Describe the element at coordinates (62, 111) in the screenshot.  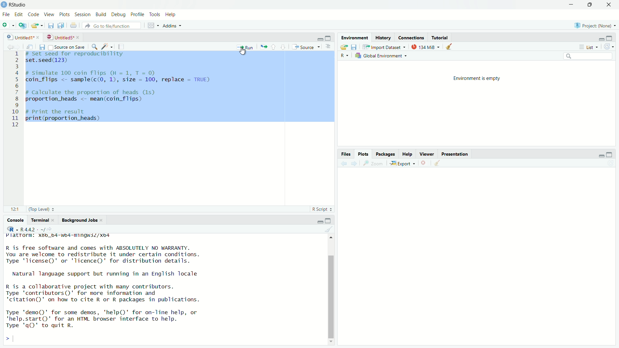
I see `# Print the result` at that location.